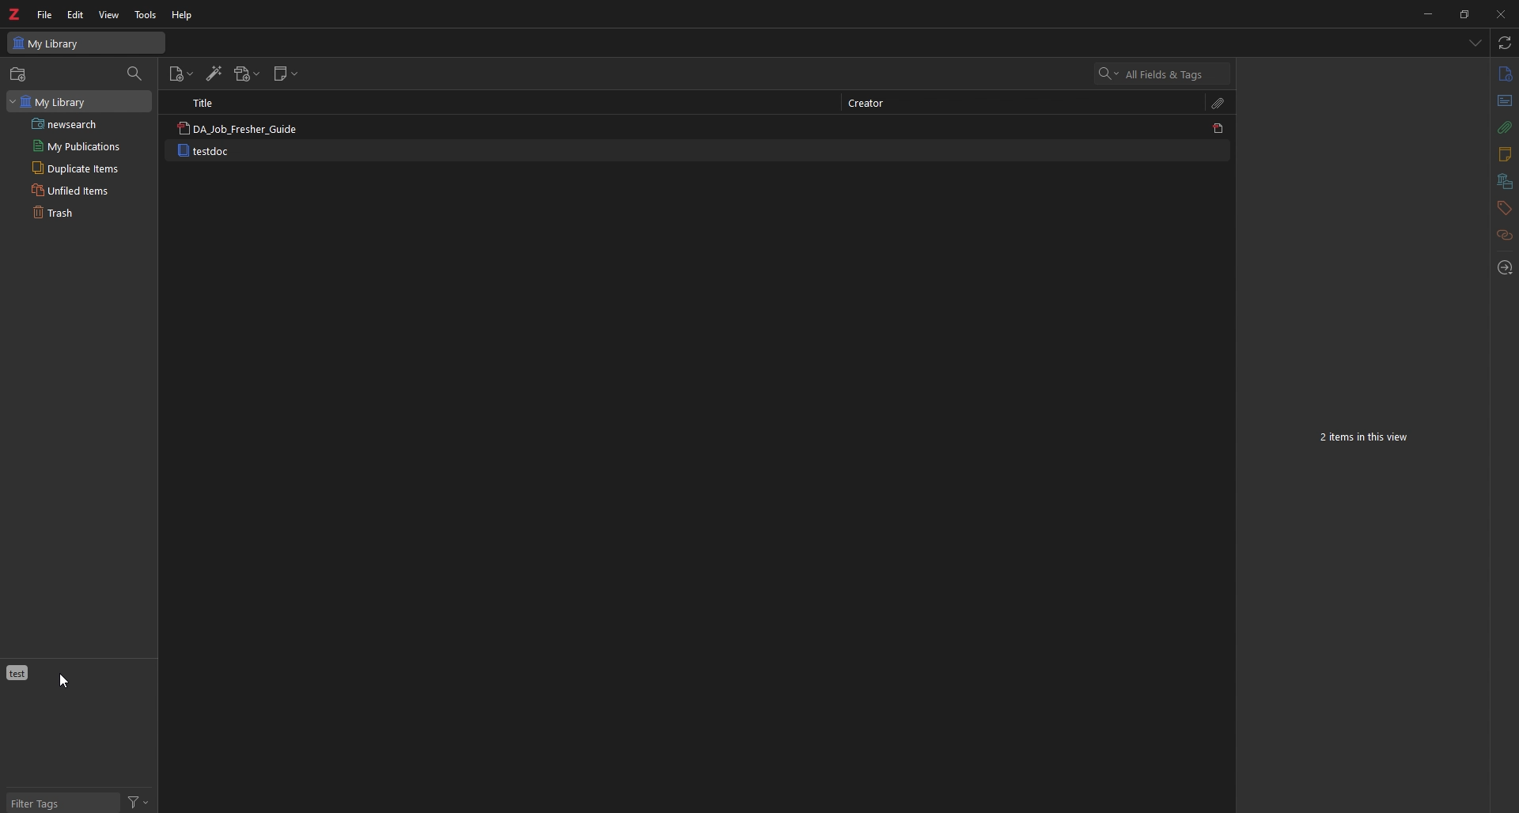 Image resolution: width=1519 pixels, height=813 pixels. Describe the element at coordinates (1218, 128) in the screenshot. I see `pdf` at that location.